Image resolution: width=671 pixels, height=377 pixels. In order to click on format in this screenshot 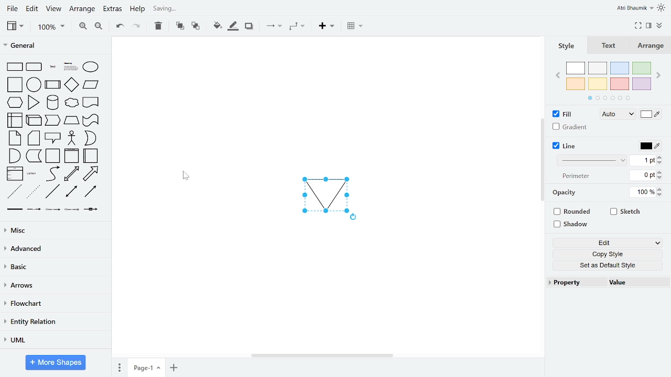, I will do `click(648, 25)`.